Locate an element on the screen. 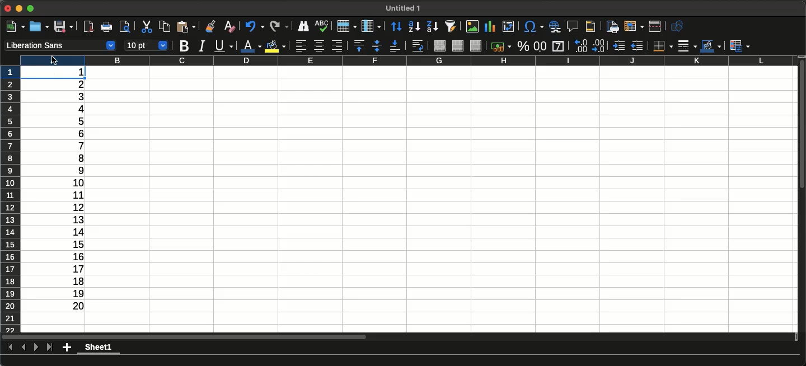 The height and width of the screenshot is (366, 806). Borders is located at coordinates (661, 46).